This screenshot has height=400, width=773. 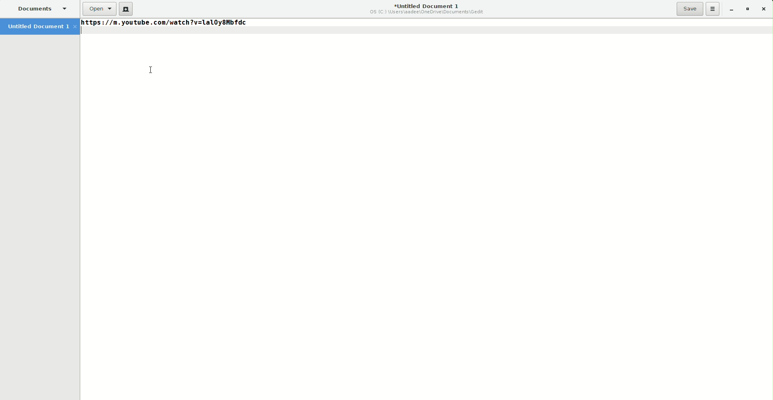 I want to click on New, so click(x=126, y=9).